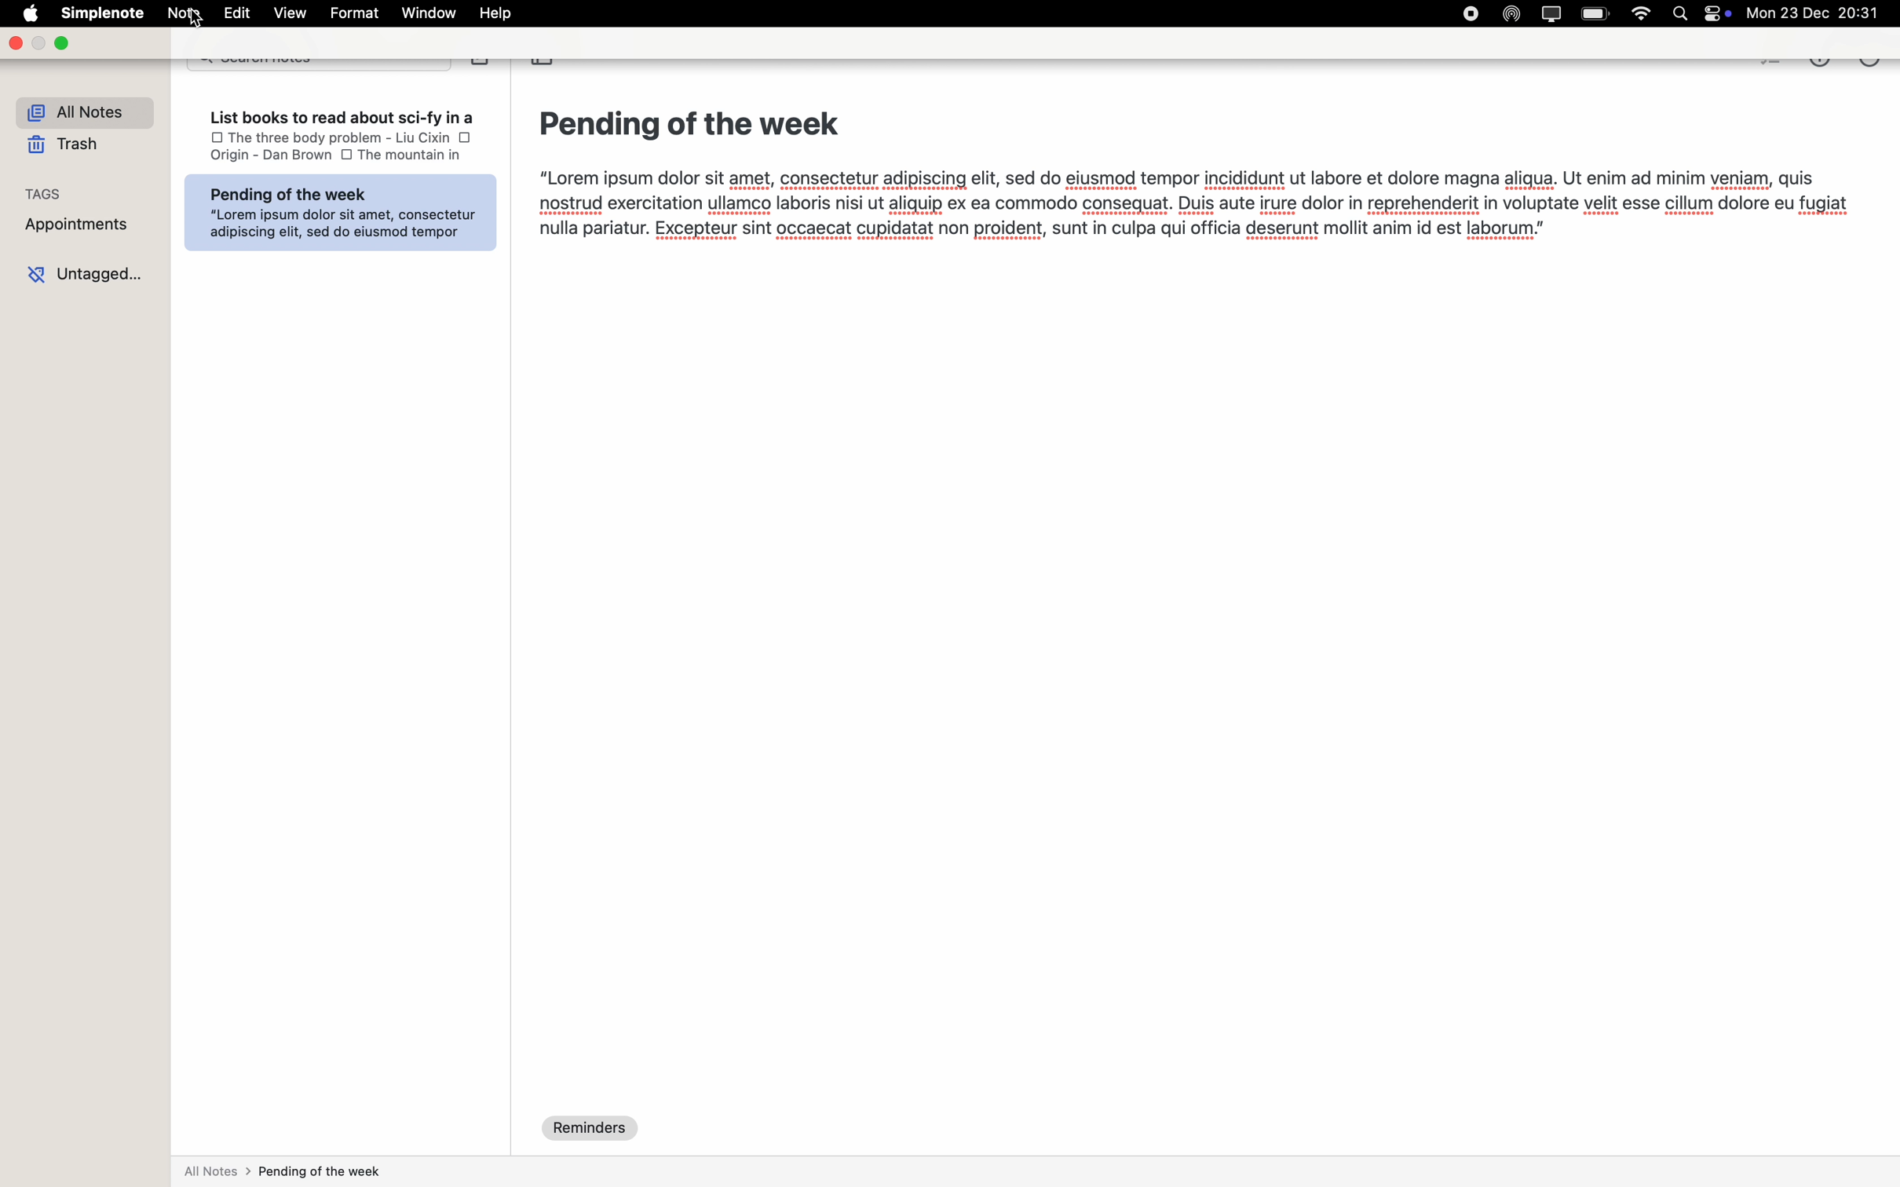 The image size is (1900, 1187). Describe the element at coordinates (333, 213) in the screenshot. I see `Pending of the week
“Lorem ipsum dolor sit amet, consectetur
adipiscing elit, sed do eiusmod tempor` at that location.